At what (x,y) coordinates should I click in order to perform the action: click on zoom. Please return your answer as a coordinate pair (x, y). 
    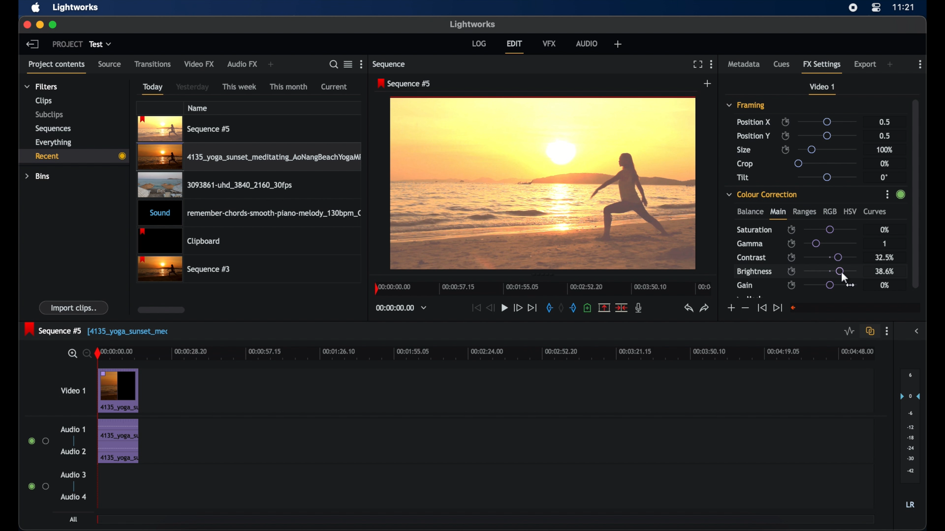
    Looking at the image, I should click on (77, 354).